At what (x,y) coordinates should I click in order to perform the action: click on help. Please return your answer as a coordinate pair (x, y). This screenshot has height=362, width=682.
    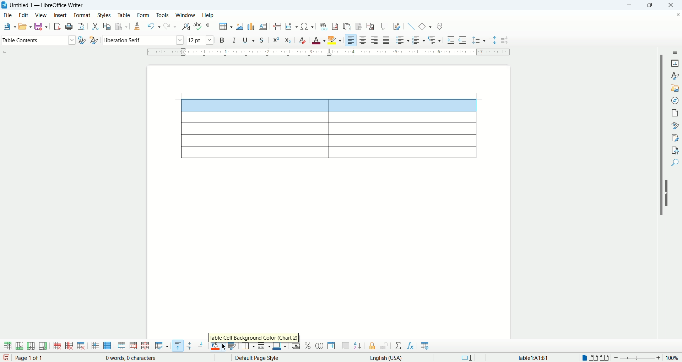
    Looking at the image, I should click on (208, 16).